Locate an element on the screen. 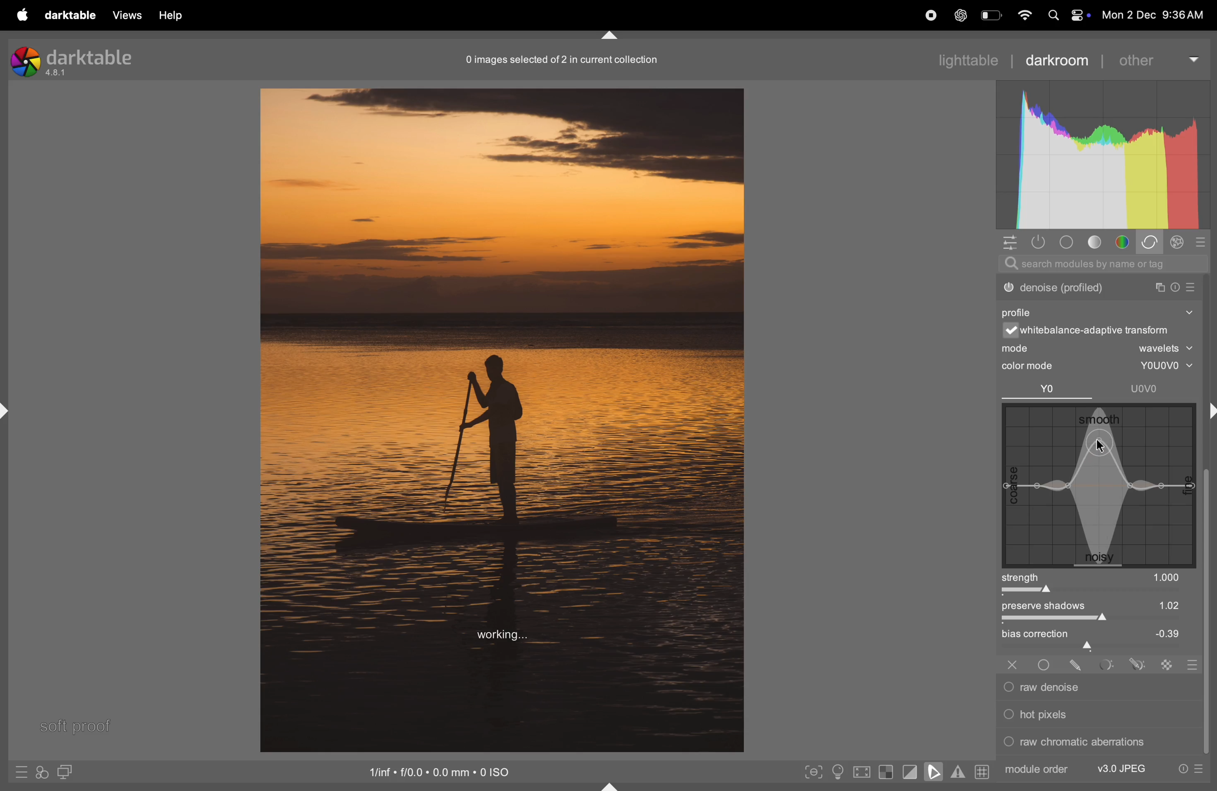 This screenshot has height=791, width=1217. base is located at coordinates (1066, 242).